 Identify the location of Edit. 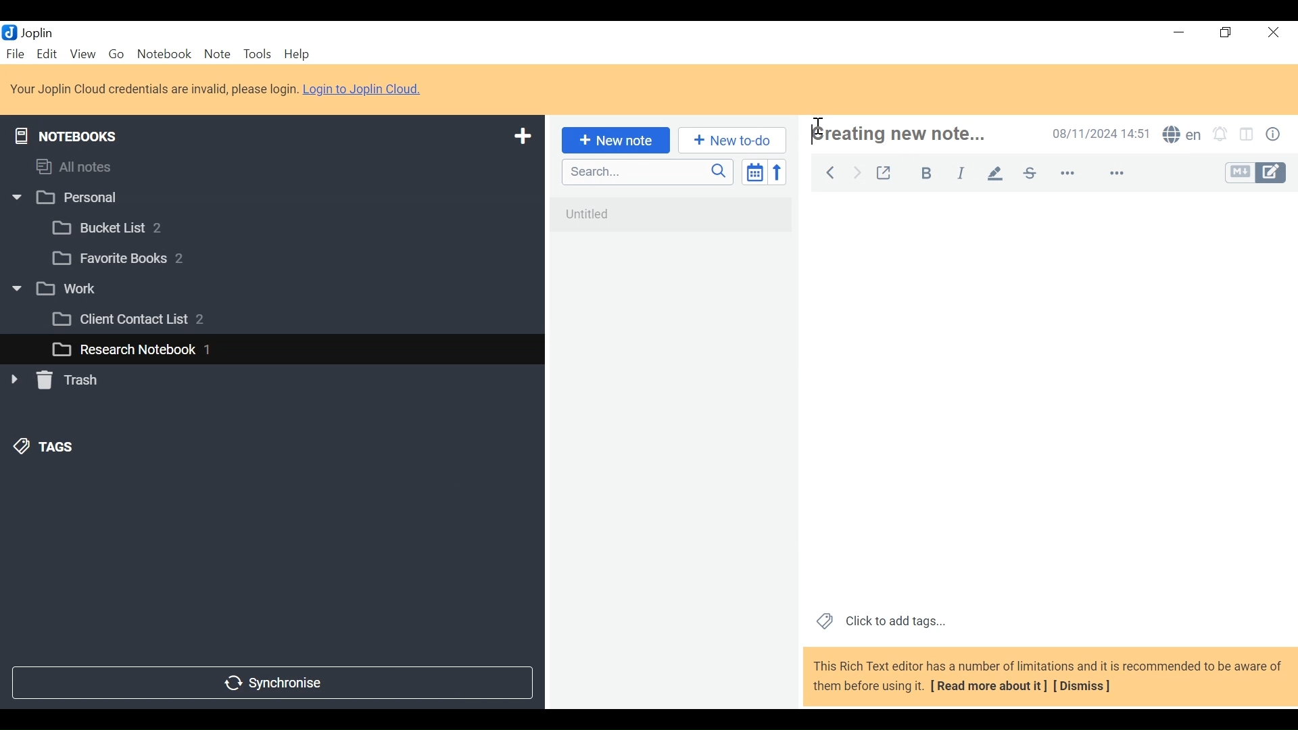
(48, 53).